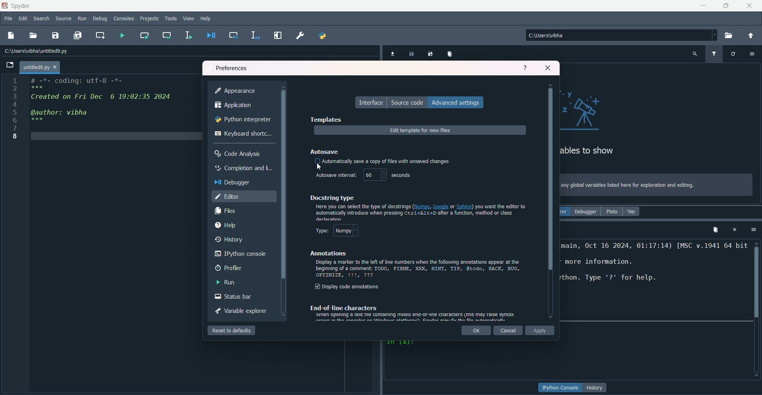 The height and width of the screenshot is (395, 762). What do you see at coordinates (232, 297) in the screenshot?
I see `status bar` at bounding box center [232, 297].